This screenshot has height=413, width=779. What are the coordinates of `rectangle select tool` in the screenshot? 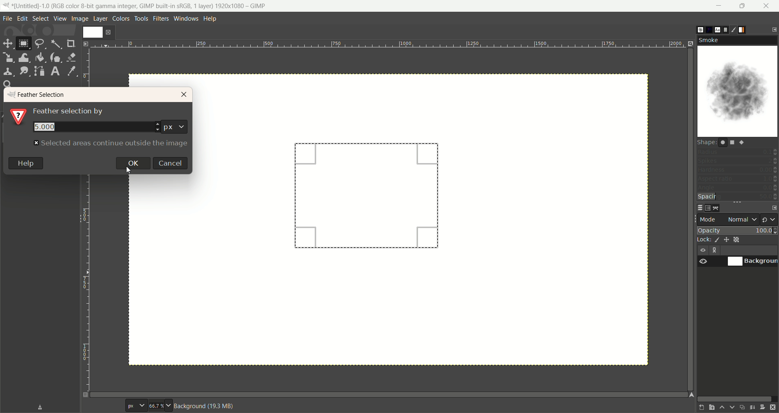 It's located at (24, 43).